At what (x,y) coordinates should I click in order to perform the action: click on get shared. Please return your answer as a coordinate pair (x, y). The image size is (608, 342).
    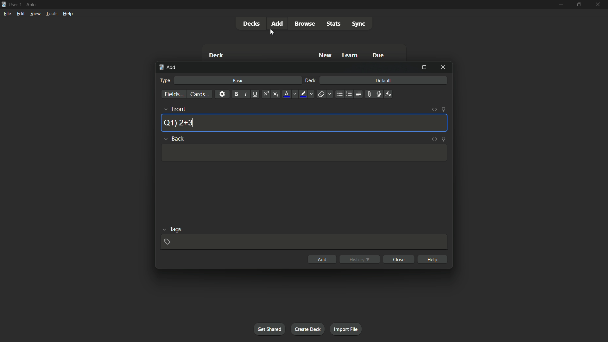
    Looking at the image, I should click on (269, 329).